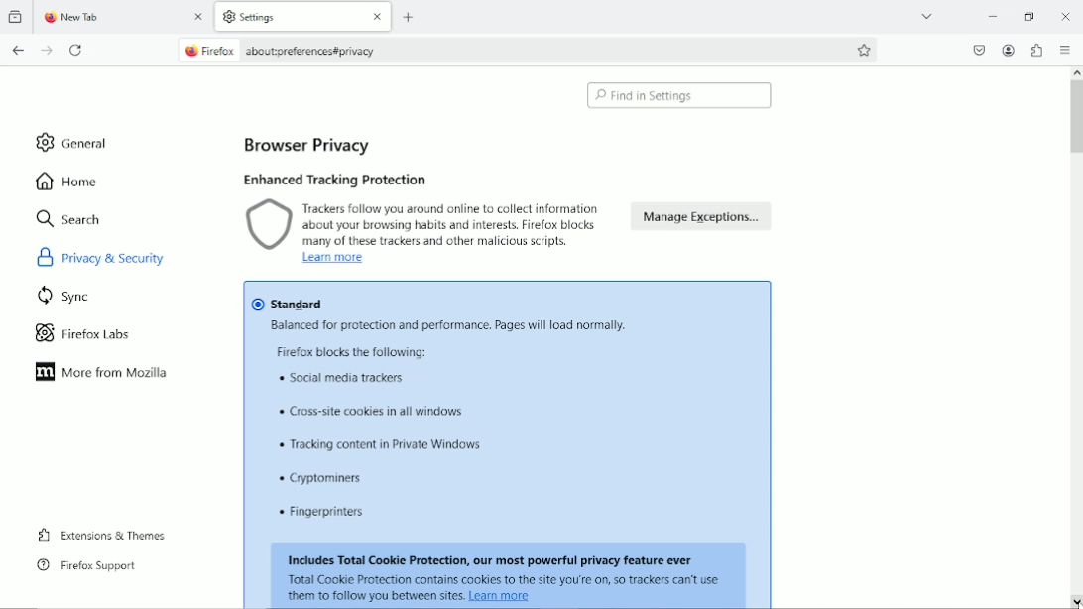 This screenshot has height=609, width=1083. I want to click on home, so click(68, 181).